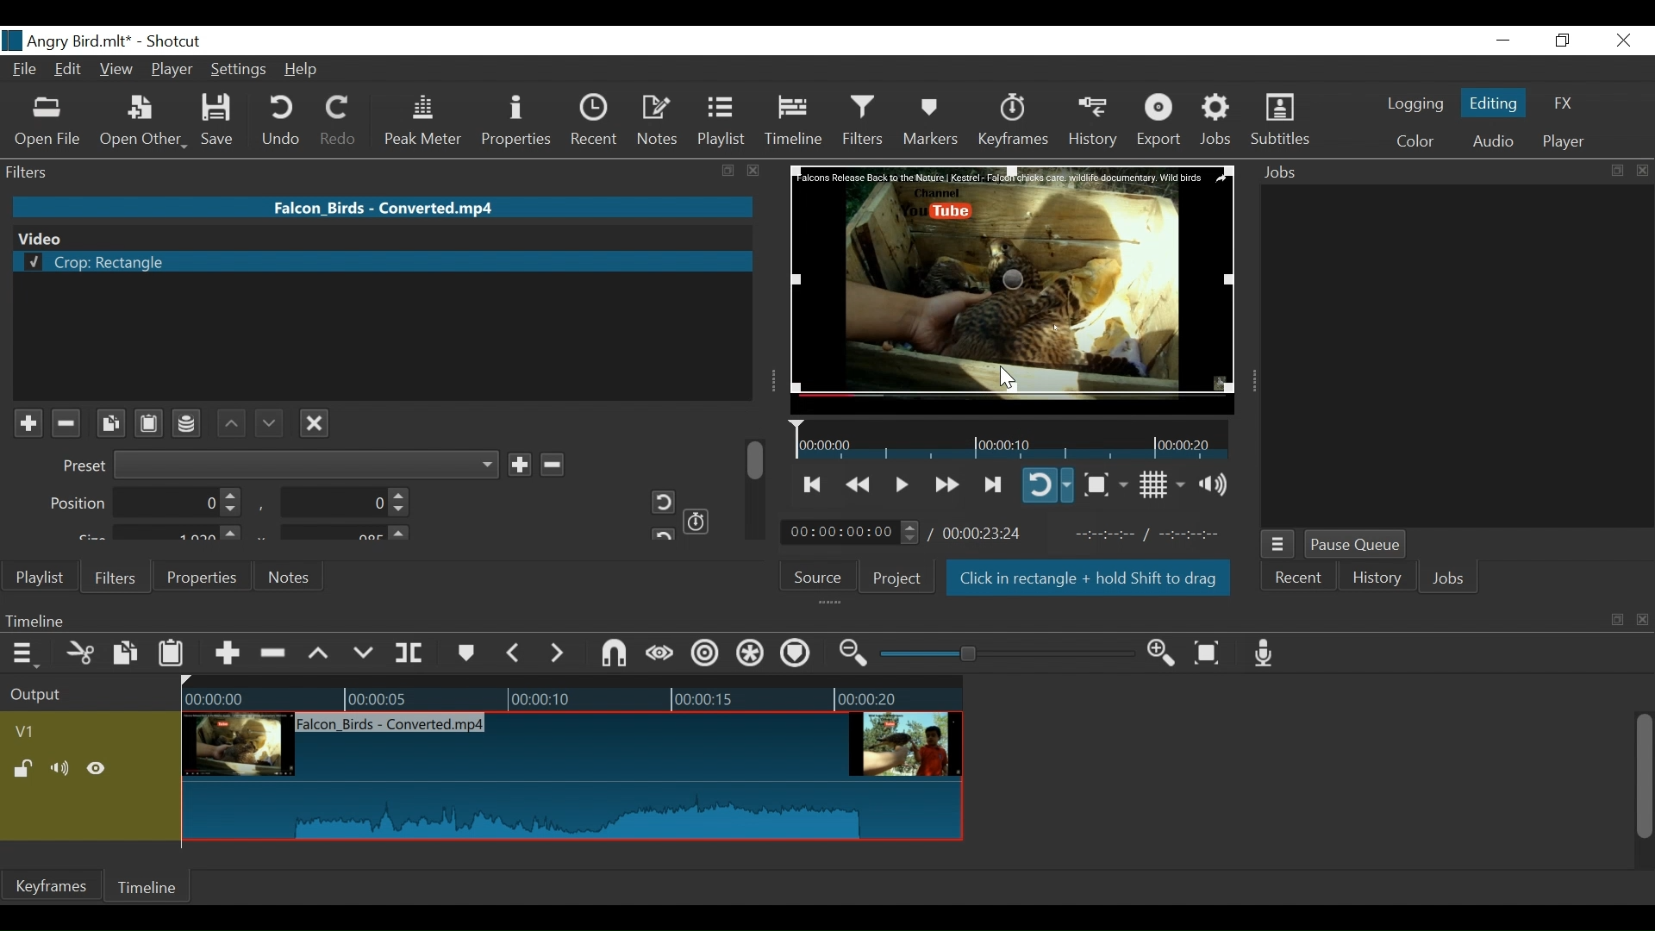  Describe the element at coordinates (87, 696) in the screenshot. I see `Output` at that location.